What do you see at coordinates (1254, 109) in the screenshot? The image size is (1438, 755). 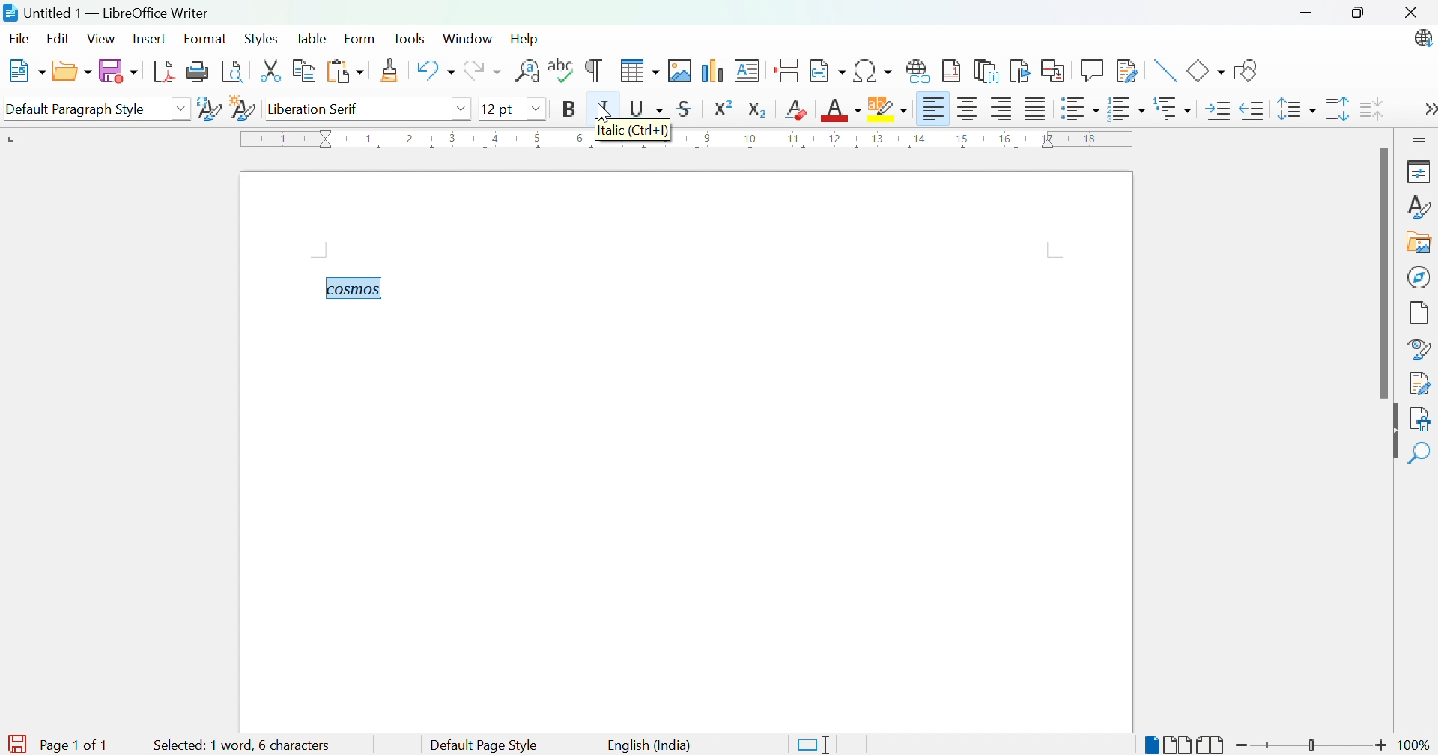 I see `Decrease indent` at bounding box center [1254, 109].